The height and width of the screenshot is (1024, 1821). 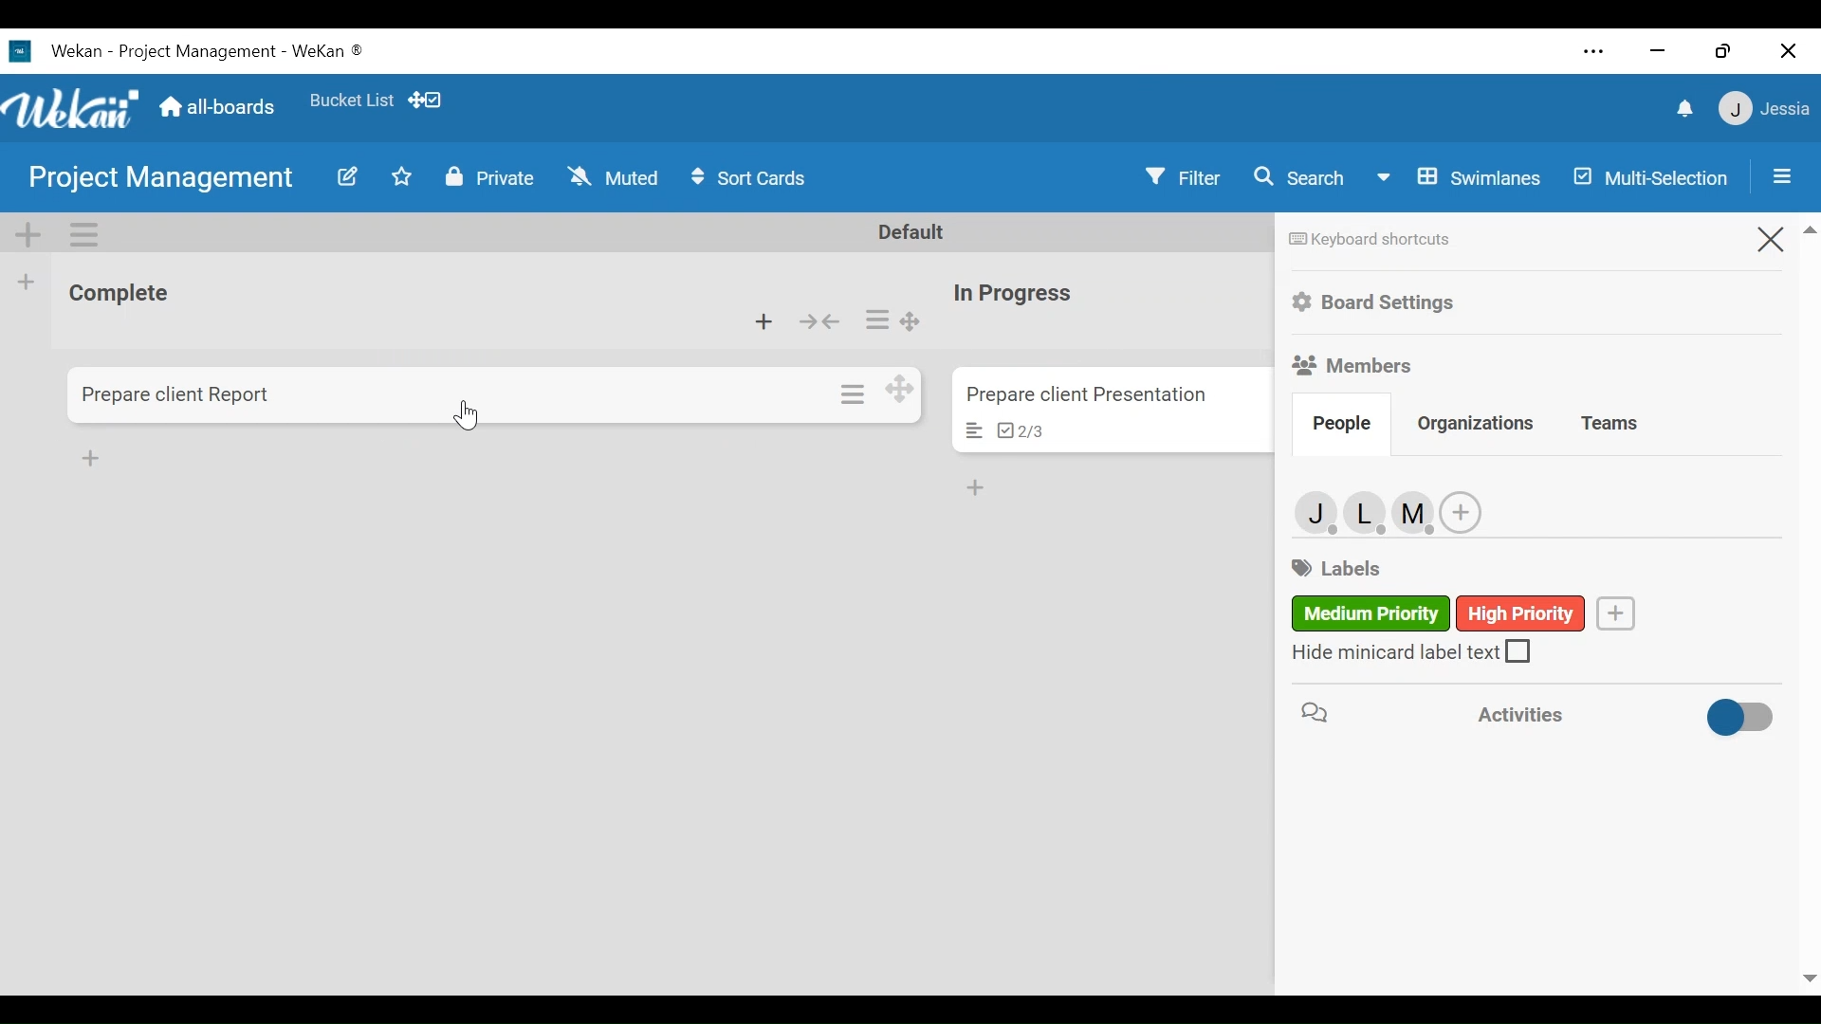 I want to click on Members, so click(x=1358, y=364).